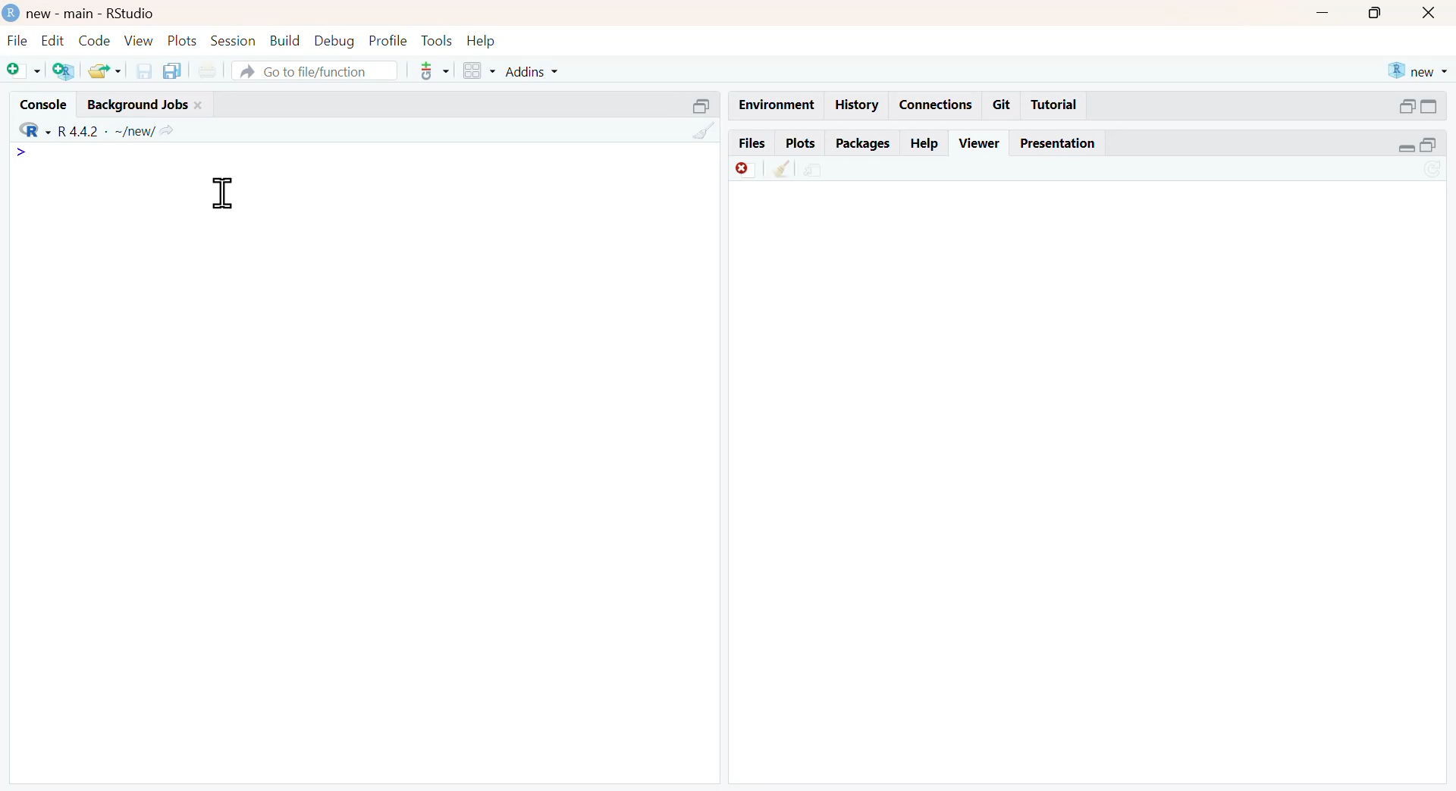 The width and height of the screenshot is (1456, 791). What do you see at coordinates (35, 130) in the screenshot?
I see `R` at bounding box center [35, 130].